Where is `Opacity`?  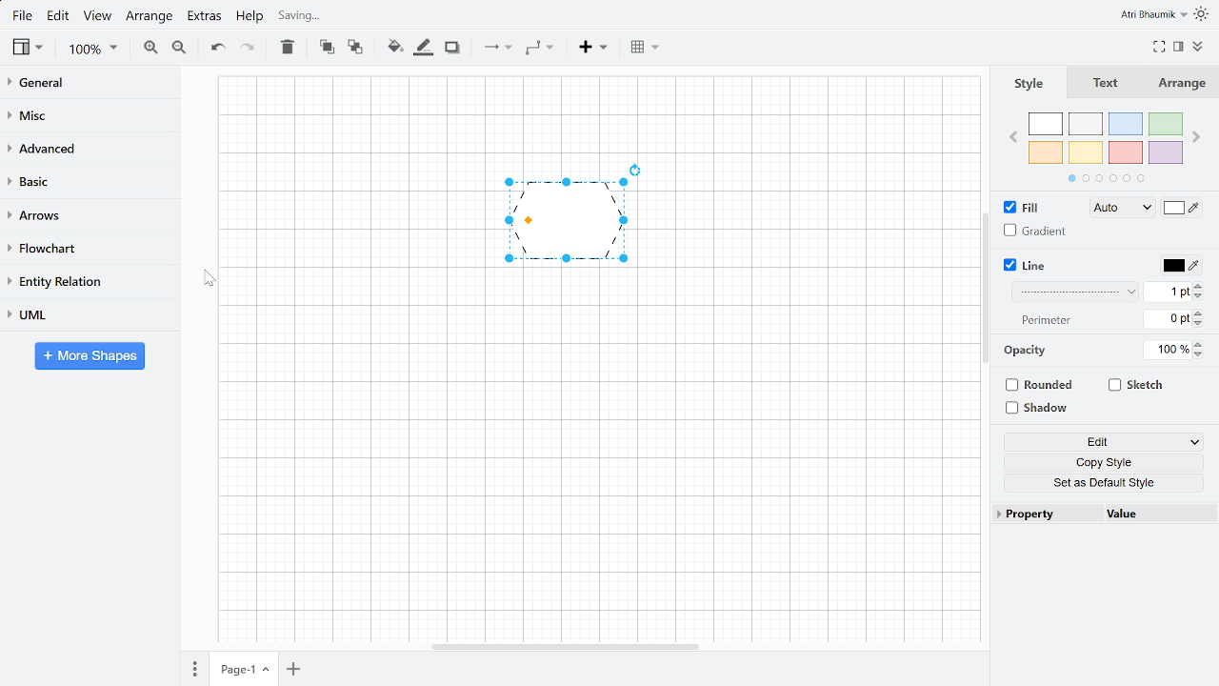
Opacity is located at coordinates (1025, 351).